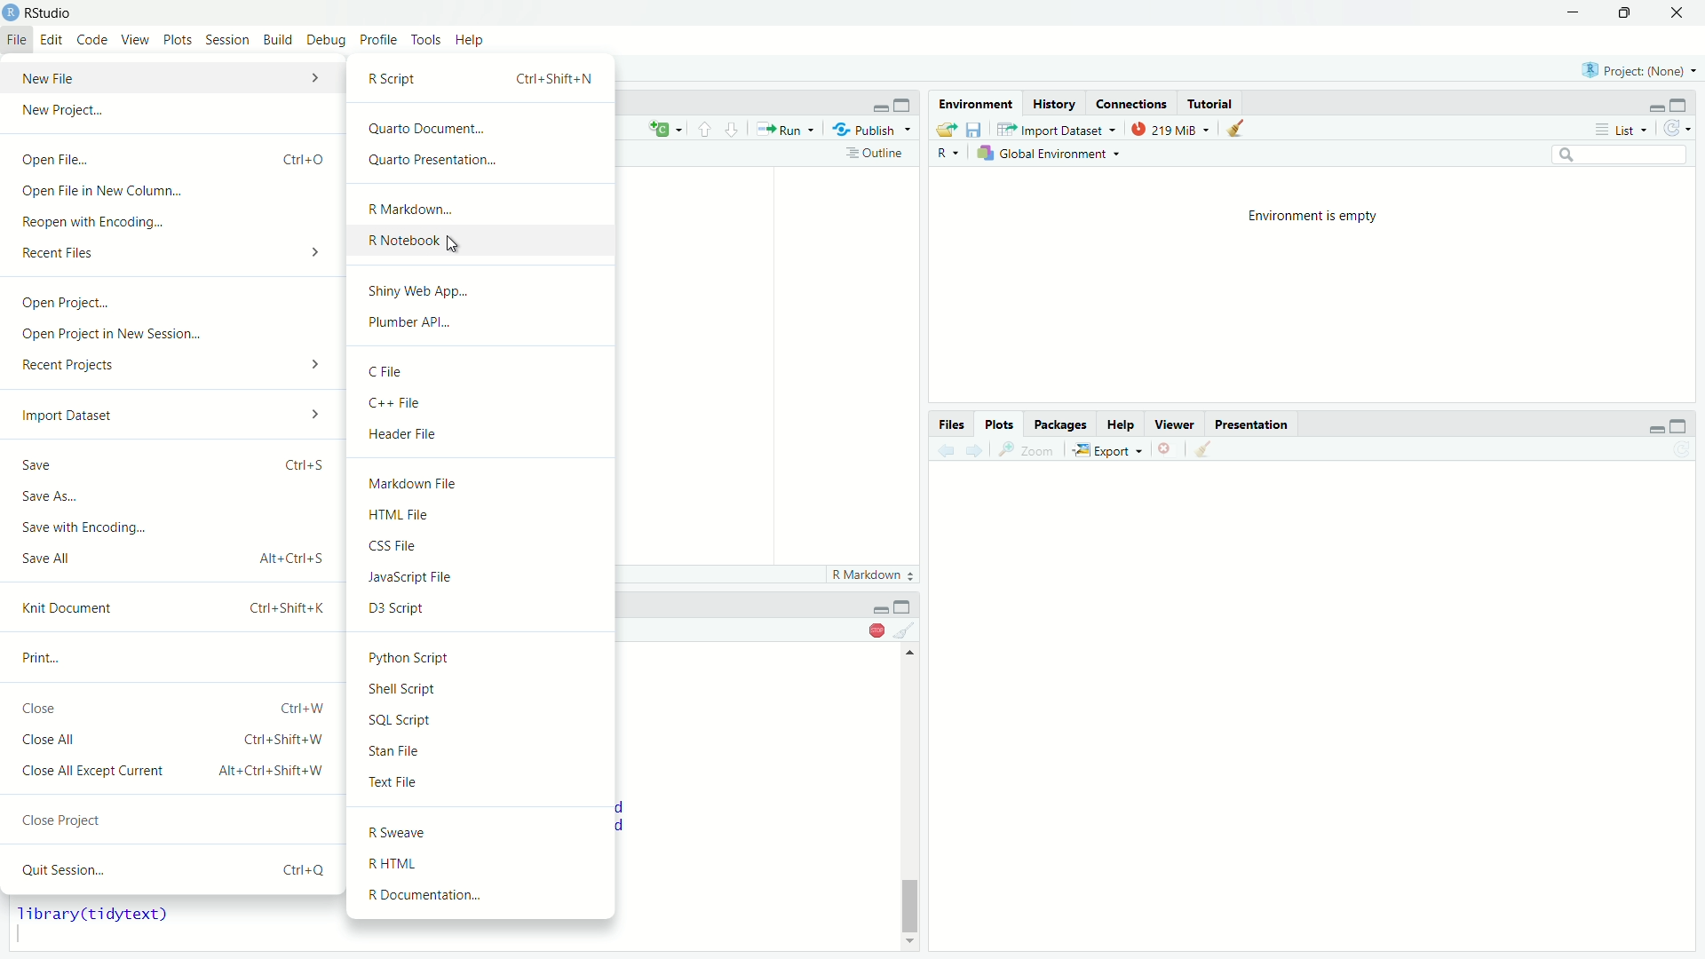 This screenshot has height=959, width=1705. What do you see at coordinates (482, 688) in the screenshot?
I see `Shell Script` at bounding box center [482, 688].